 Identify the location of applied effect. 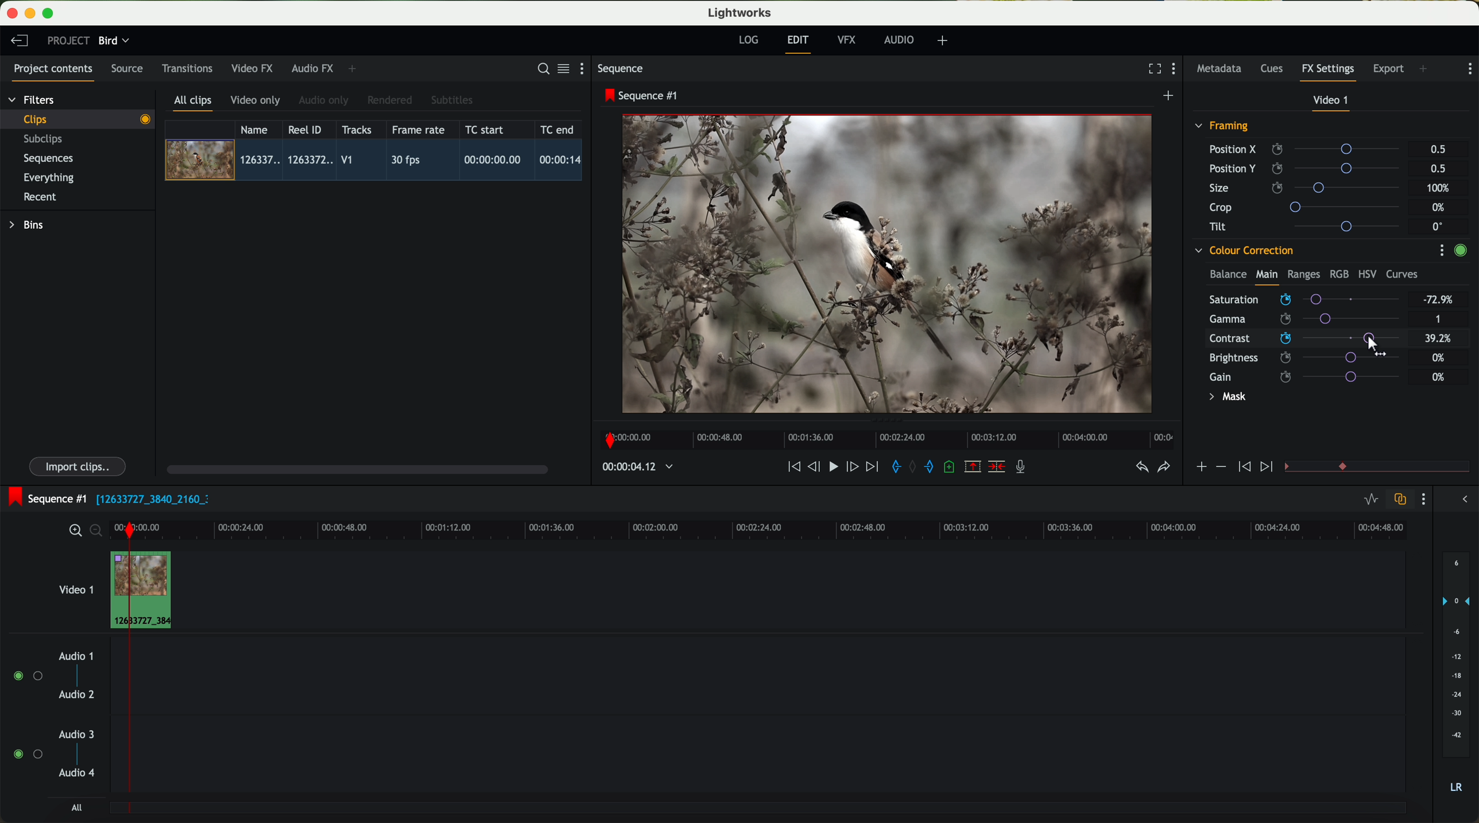
(889, 264).